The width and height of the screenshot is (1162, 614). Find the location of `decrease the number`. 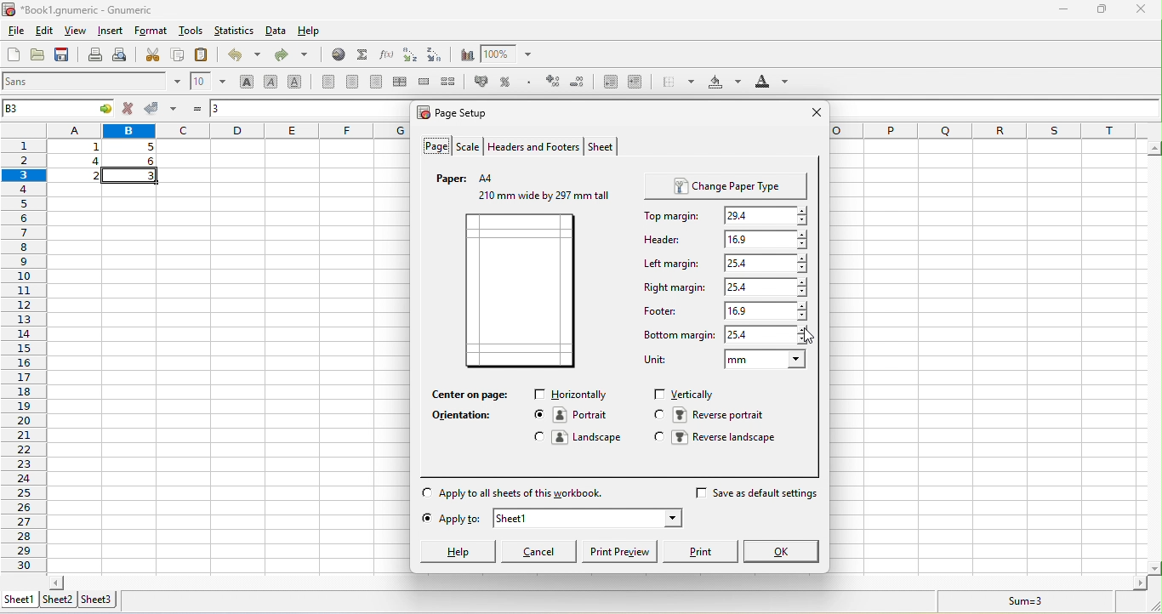

decrease the number is located at coordinates (579, 83).